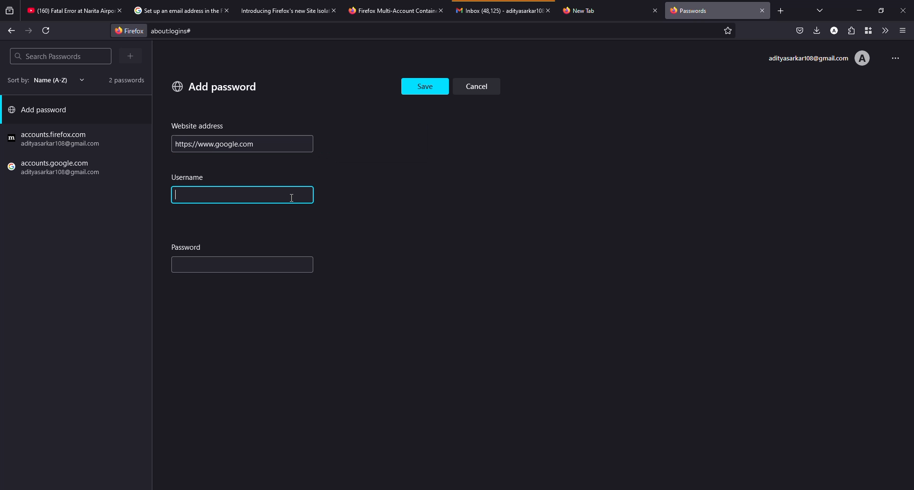 The width and height of the screenshot is (914, 490). What do you see at coordinates (43, 80) in the screenshot?
I see `sort by name` at bounding box center [43, 80].